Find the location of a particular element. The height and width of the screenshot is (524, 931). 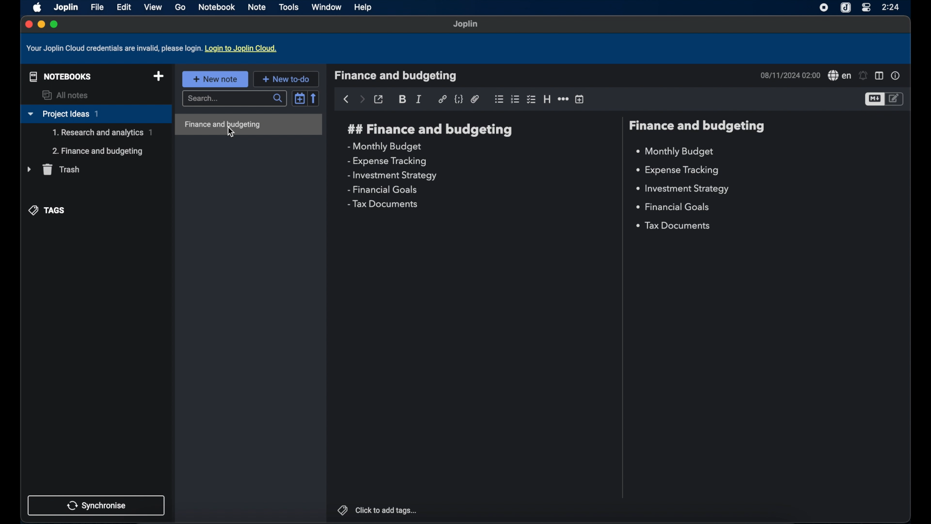

note is located at coordinates (257, 7).